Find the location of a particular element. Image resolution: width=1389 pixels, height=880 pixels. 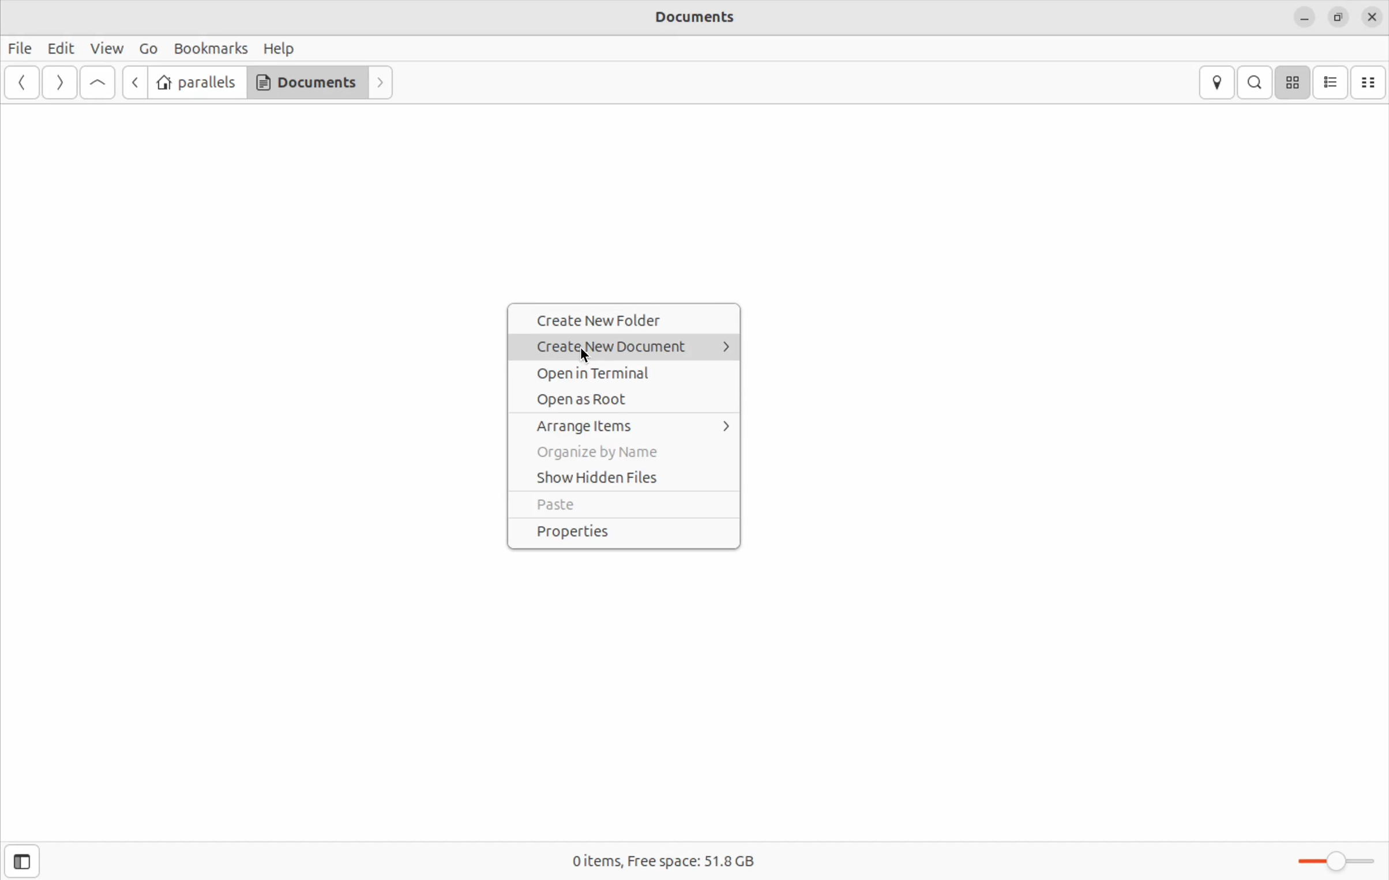

back is located at coordinates (132, 82).